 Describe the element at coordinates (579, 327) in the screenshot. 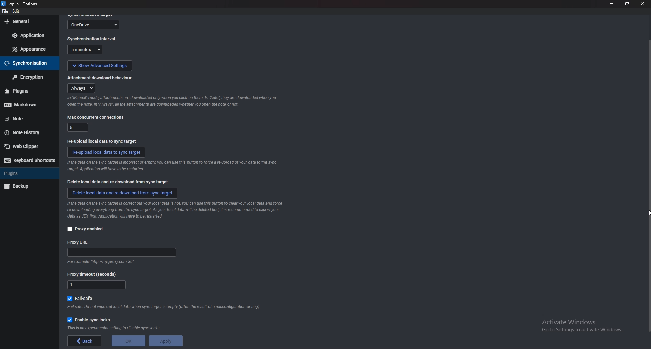

I see `Activate Windows` at that location.